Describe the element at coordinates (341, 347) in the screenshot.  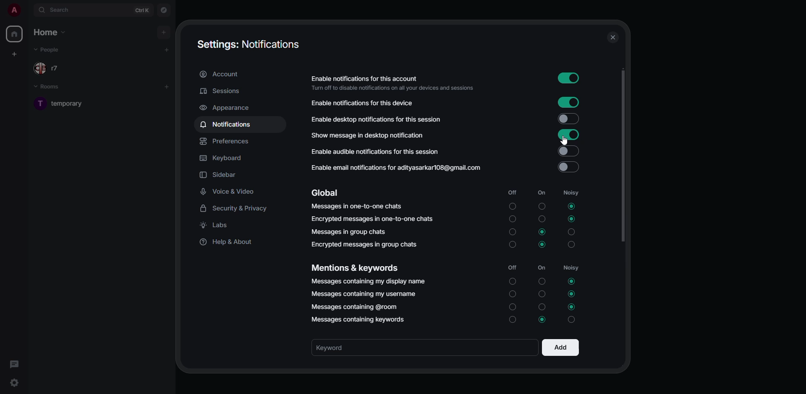
I see `keyword` at that location.